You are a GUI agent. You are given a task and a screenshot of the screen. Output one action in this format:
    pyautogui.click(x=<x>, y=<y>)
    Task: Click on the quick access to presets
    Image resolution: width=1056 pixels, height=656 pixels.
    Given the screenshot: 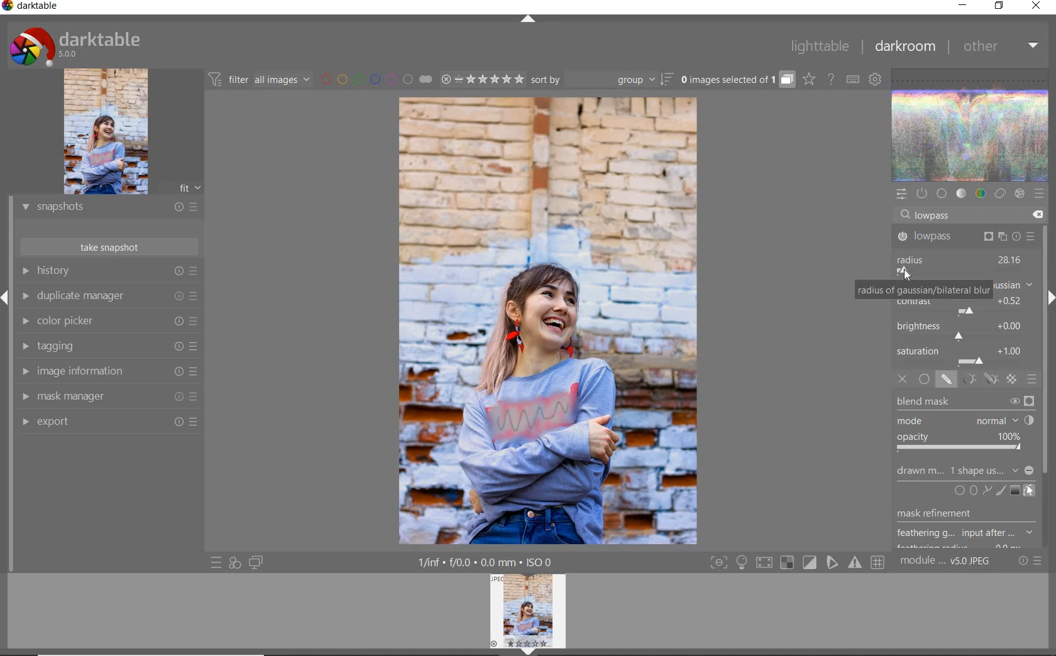 What is the action you would take?
    pyautogui.click(x=217, y=562)
    